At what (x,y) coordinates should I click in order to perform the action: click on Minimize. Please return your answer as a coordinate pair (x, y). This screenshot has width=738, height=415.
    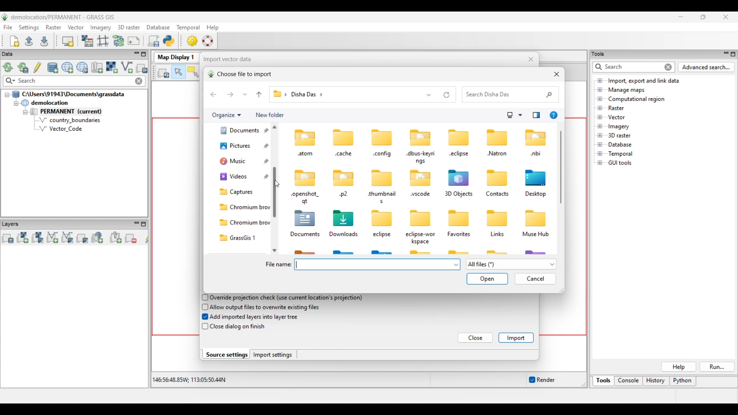
    Looking at the image, I should click on (681, 17).